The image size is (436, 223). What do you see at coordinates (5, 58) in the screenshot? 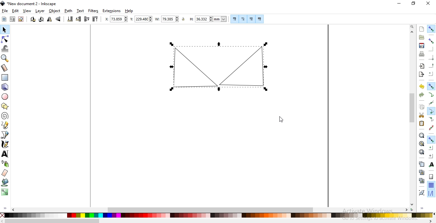
I see `zoom in or out` at bounding box center [5, 58].